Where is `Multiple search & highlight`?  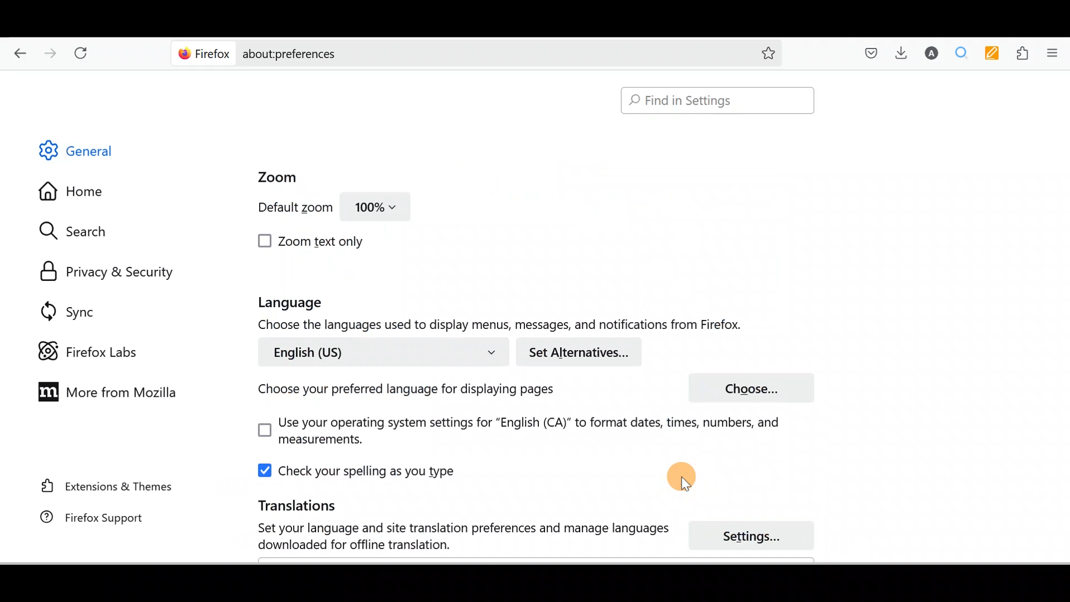
Multiple search & highlight is located at coordinates (962, 52).